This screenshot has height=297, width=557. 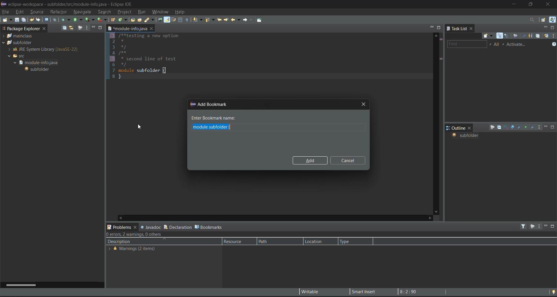 What do you see at coordinates (72, 28) in the screenshot?
I see `link with editor` at bounding box center [72, 28].